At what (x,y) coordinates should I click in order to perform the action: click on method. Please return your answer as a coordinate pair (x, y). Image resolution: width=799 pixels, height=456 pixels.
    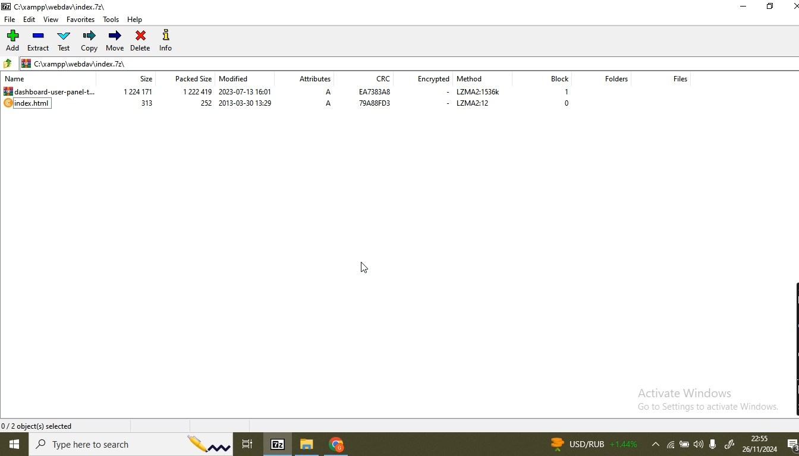
    Looking at the image, I should click on (476, 77).